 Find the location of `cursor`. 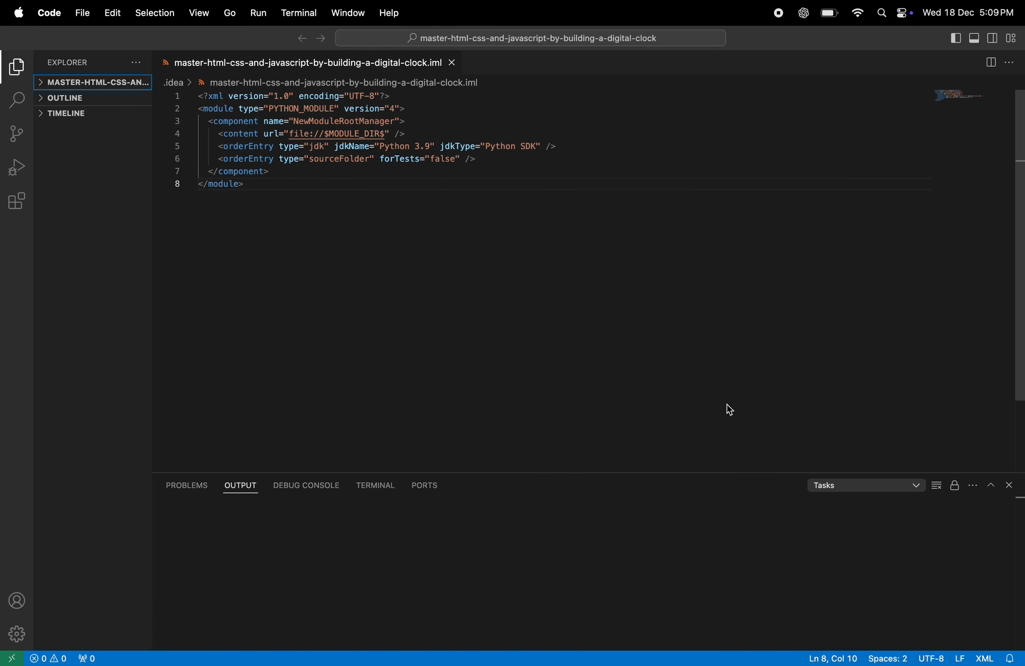

cursor is located at coordinates (733, 410).